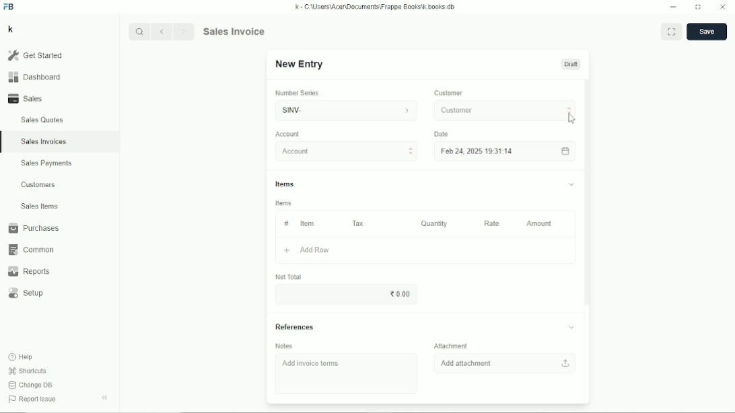  I want to click on Cursor, so click(571, 118).